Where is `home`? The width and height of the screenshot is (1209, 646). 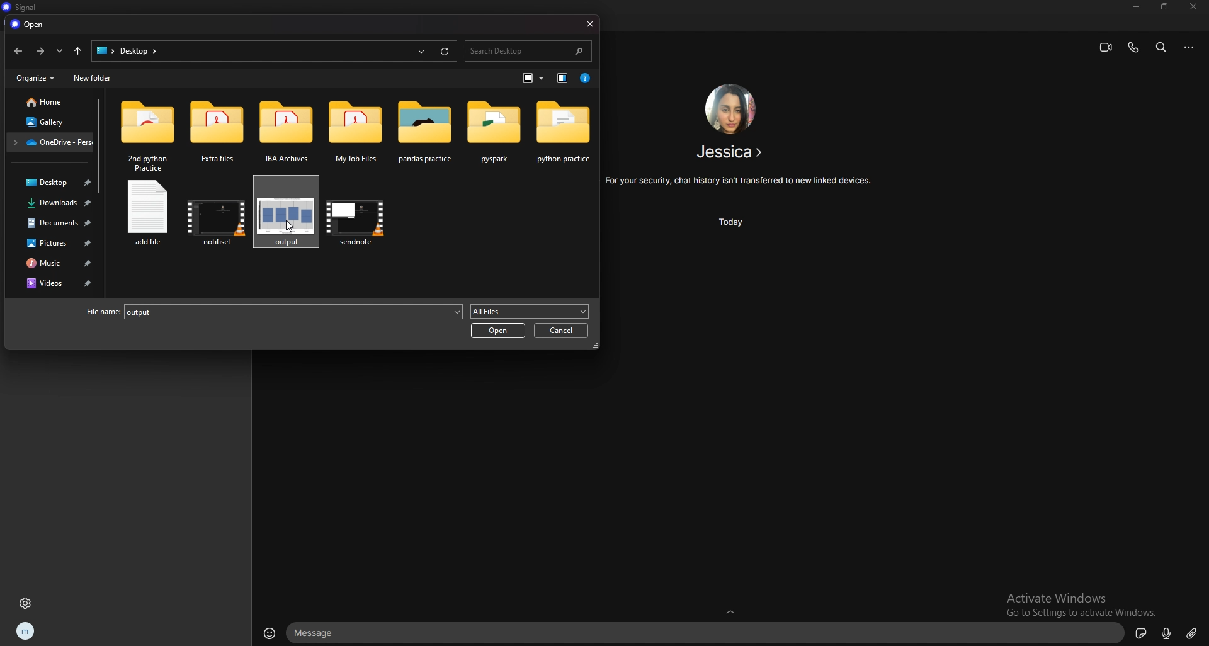
home is located at coordinates (51, 102).